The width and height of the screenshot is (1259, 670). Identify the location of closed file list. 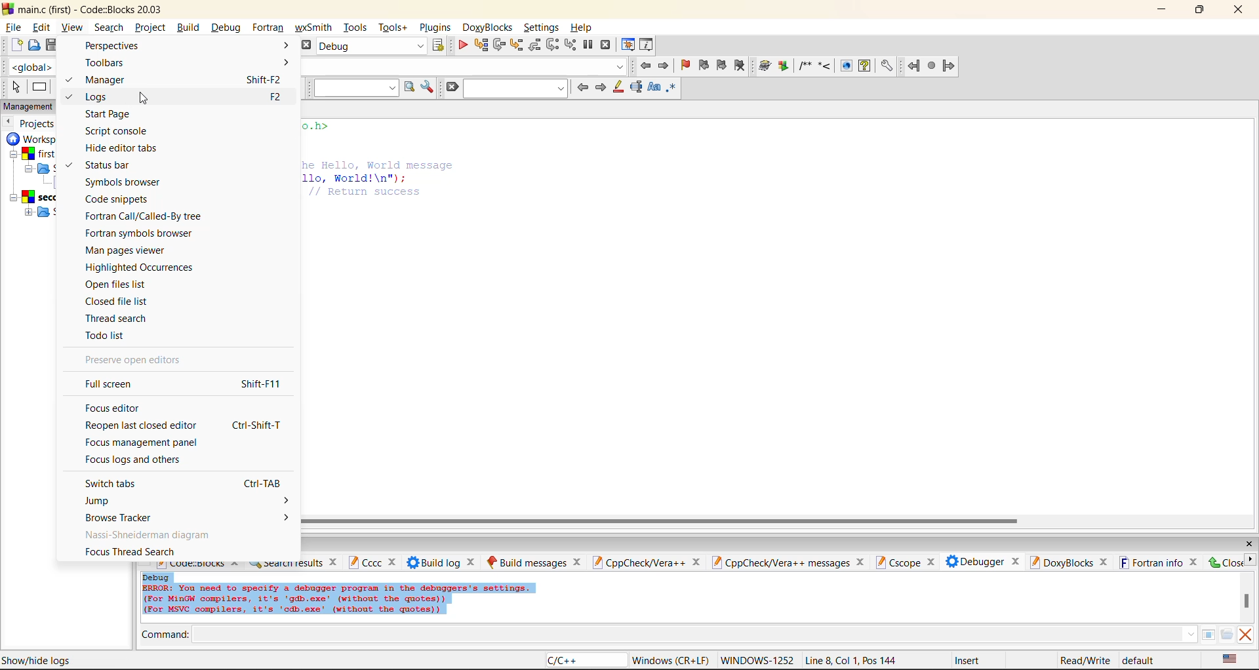
(117, 302).